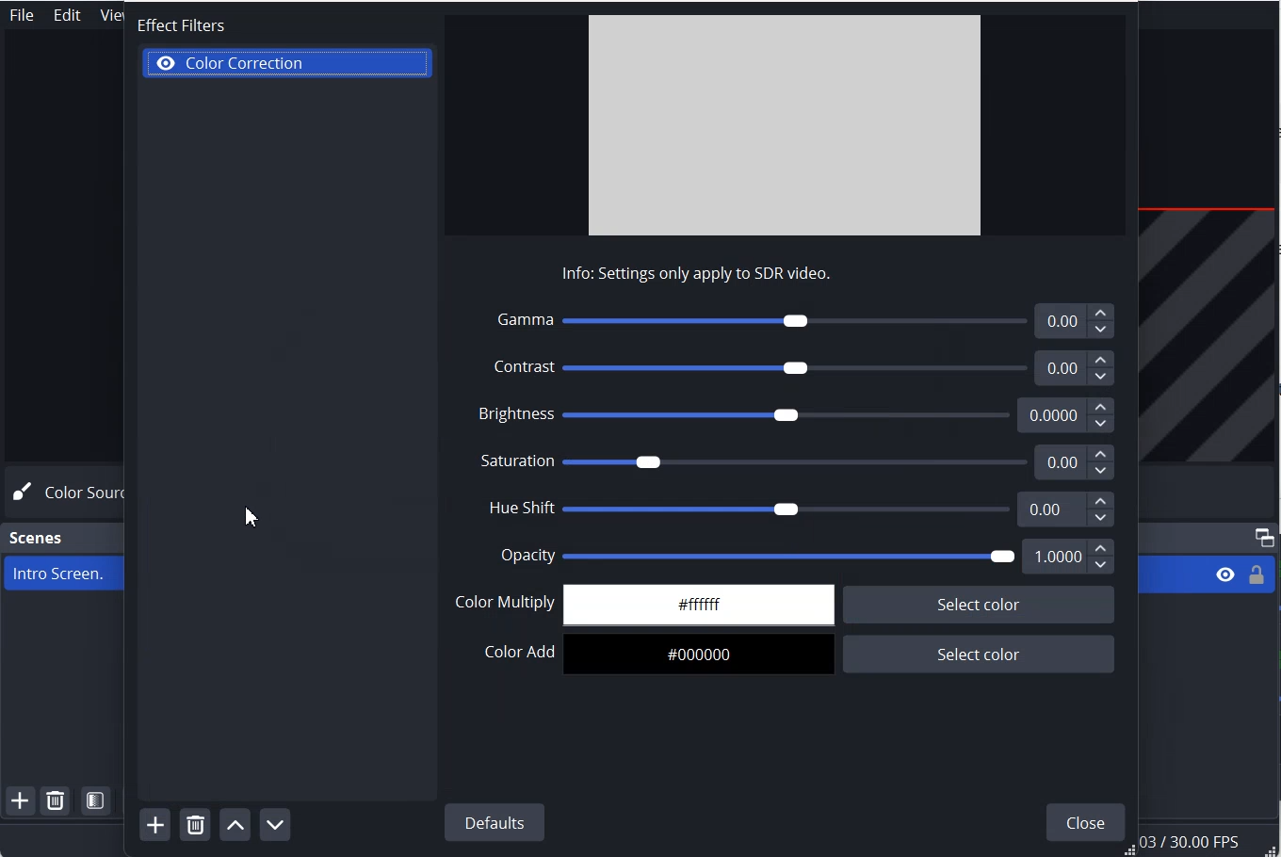 This screenshot has width=1281, height=857. I want to click on File Preview window, so click(783, 123).